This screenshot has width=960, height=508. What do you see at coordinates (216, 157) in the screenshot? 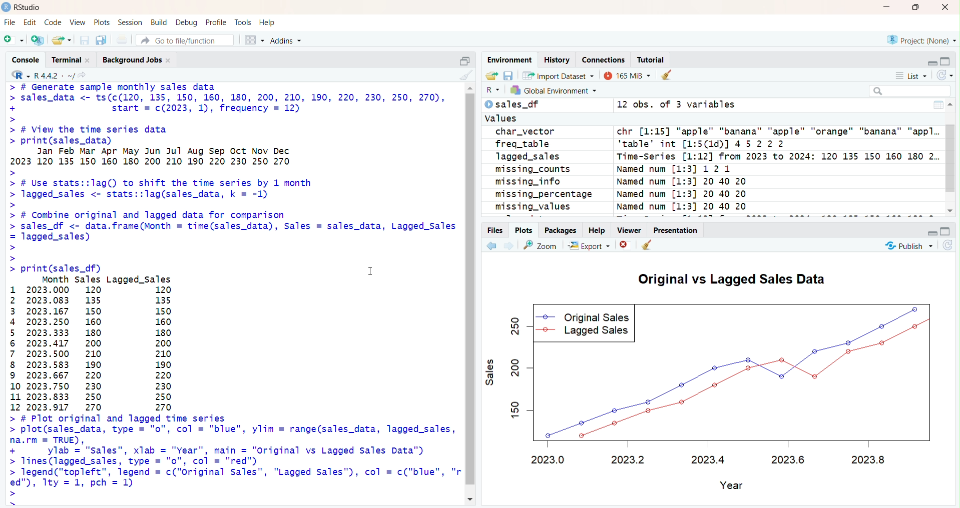
I see `Jan Feb Mar Apr May Jun Jul Aug Sep Oct Nov Dec2023 120 135 150 160 180 200 210 190 220 230 250 270` at bounding box center [216, 157].